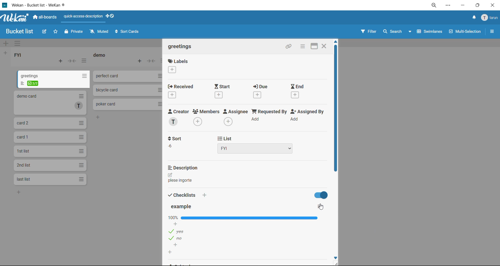  I want to click on edit, so click(172, 175).